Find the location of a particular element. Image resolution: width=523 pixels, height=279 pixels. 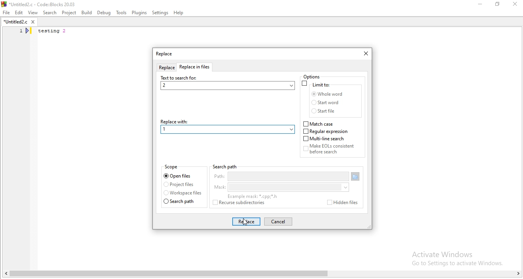

1 is located at coordinates (167, 130).